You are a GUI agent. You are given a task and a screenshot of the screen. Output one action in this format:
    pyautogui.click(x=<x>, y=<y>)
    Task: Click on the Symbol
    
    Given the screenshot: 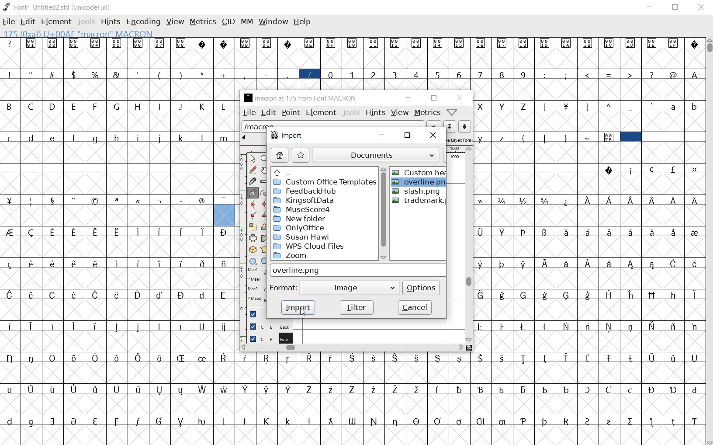 What is the action you would take?
    pyautogui.click(x=55, y=294)
    